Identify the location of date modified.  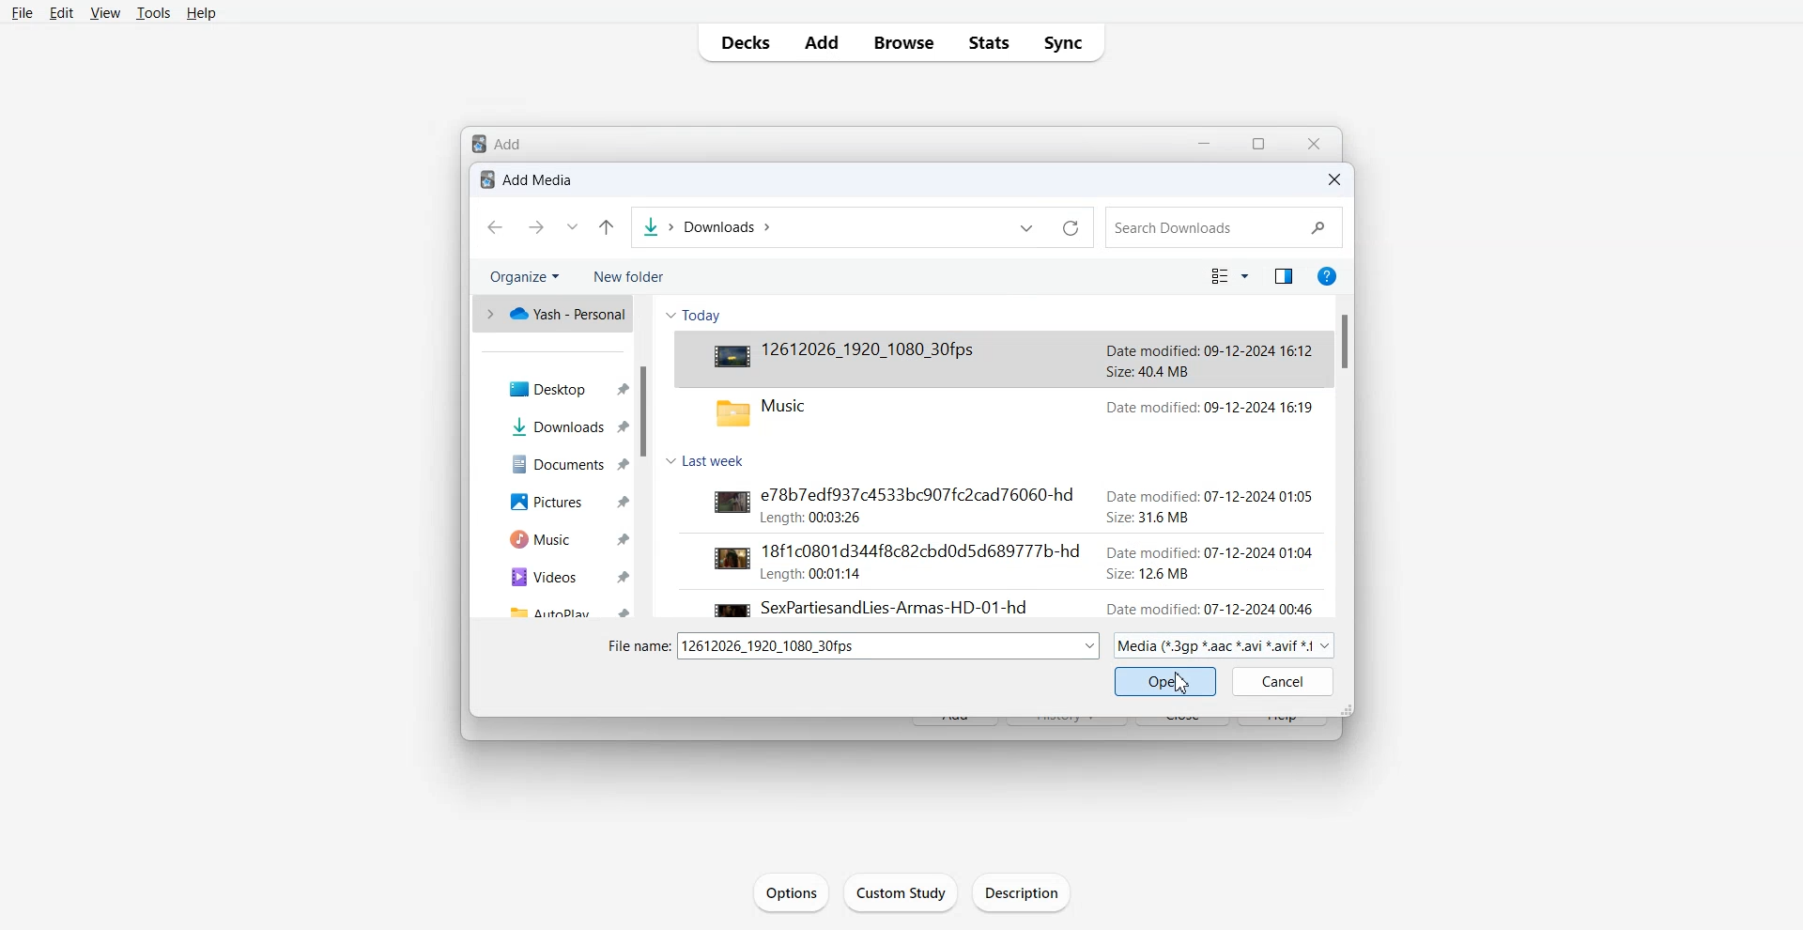
(1214, 494).